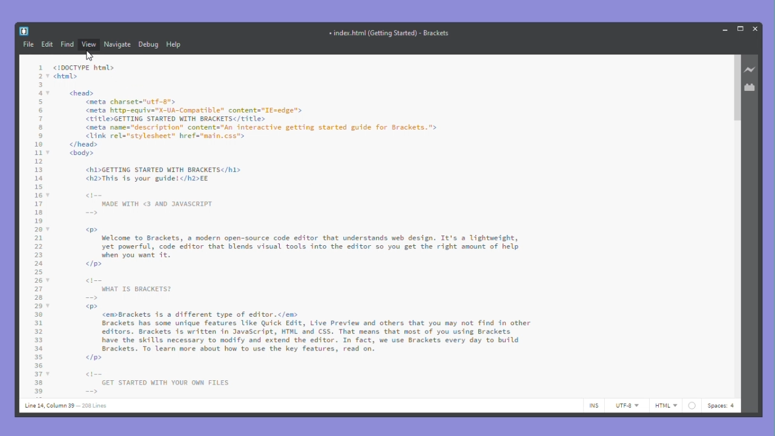 This screenshot has width=775, height=436. Describe the element at coordinates (28, 44) in the screenshot. I see `File` at that location.